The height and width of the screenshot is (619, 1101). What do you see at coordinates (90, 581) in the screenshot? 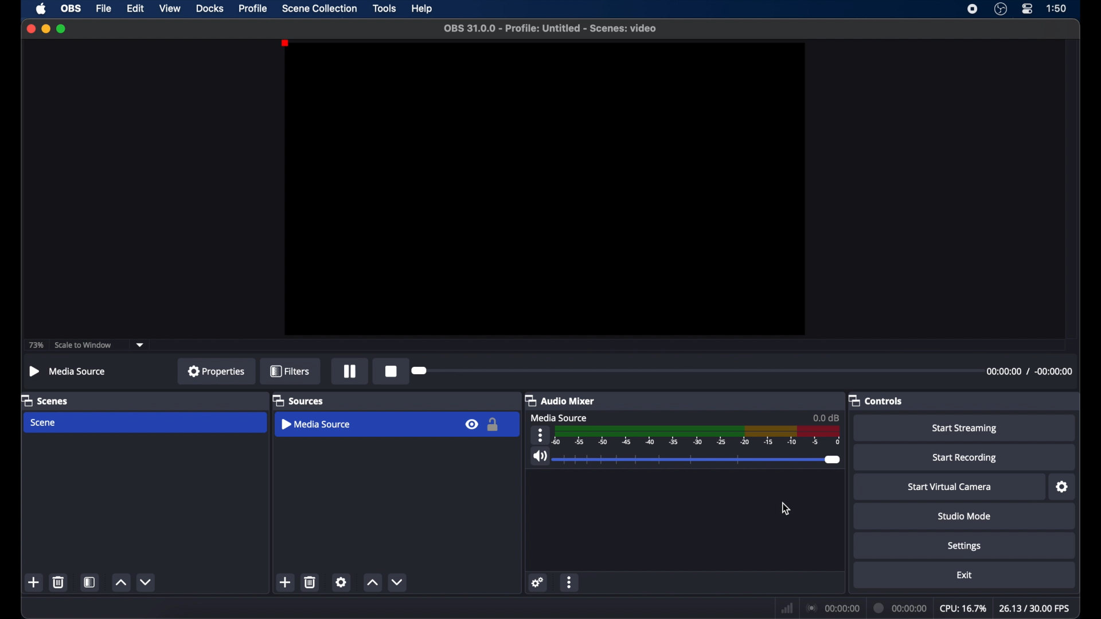
I see `scene filters` at bounding box center [90, 581].